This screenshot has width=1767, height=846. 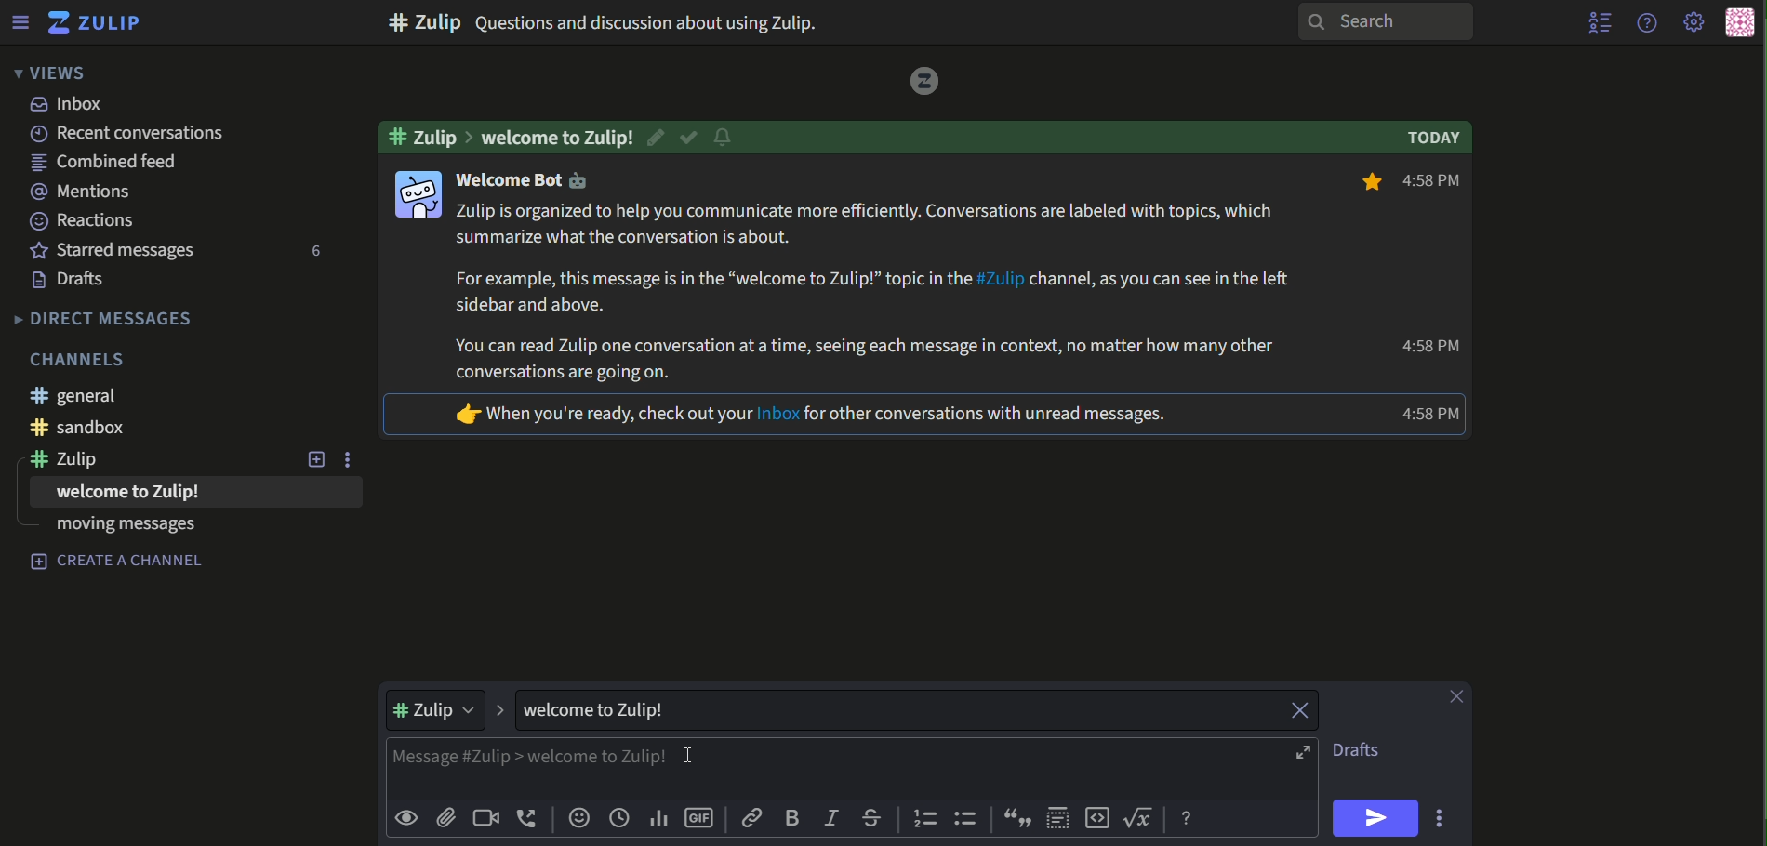 I want to click on text, so click(x=612, y=21).